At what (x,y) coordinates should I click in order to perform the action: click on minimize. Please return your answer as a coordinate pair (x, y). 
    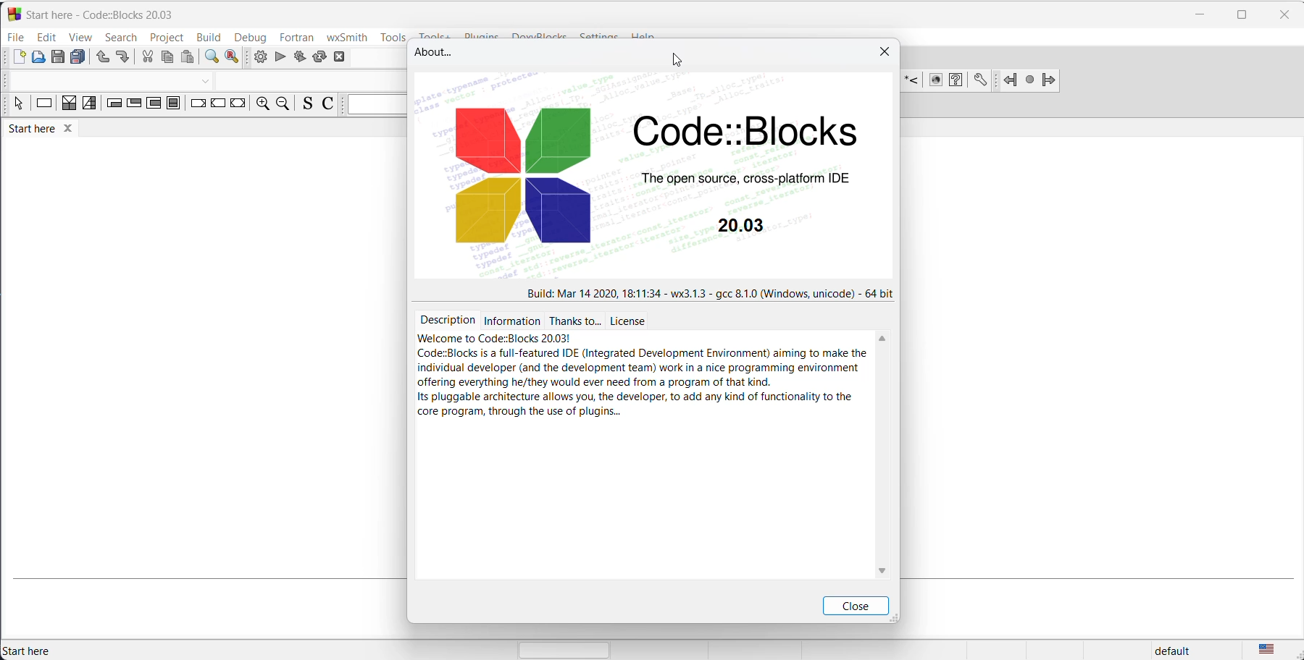
    Looking at the image, I should click on (1200, 13).